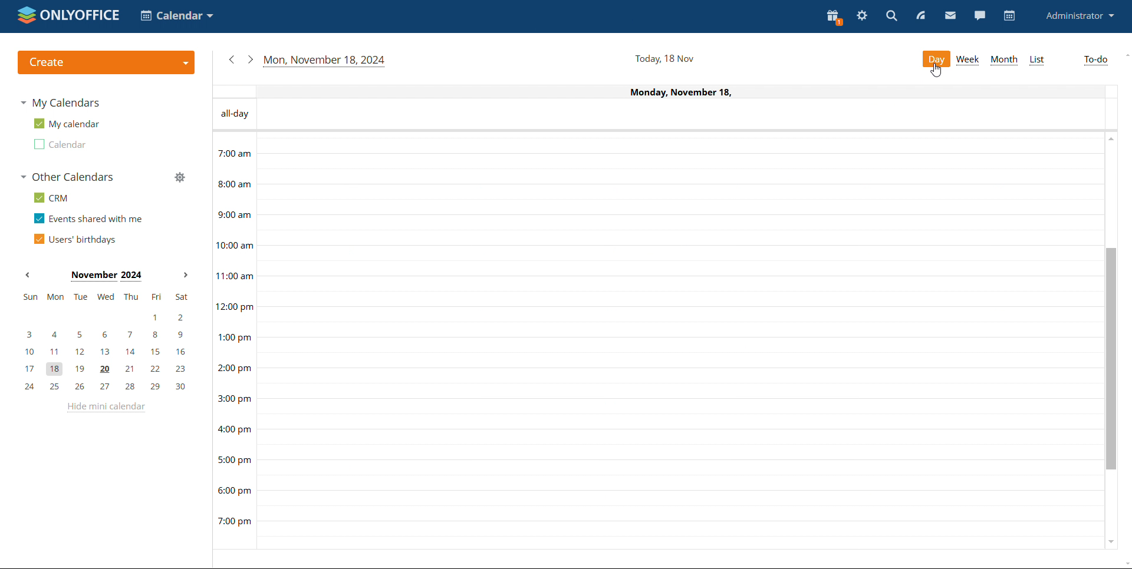 Image resolution: width=1132 pixels, height=569 pixels. Describe the element at coordinates (61, 144) in the screenshot. I see `second calendar` at that location.